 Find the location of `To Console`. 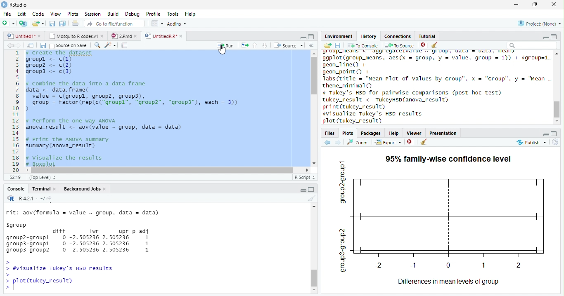

To Console is located at coordinates (363, 45).